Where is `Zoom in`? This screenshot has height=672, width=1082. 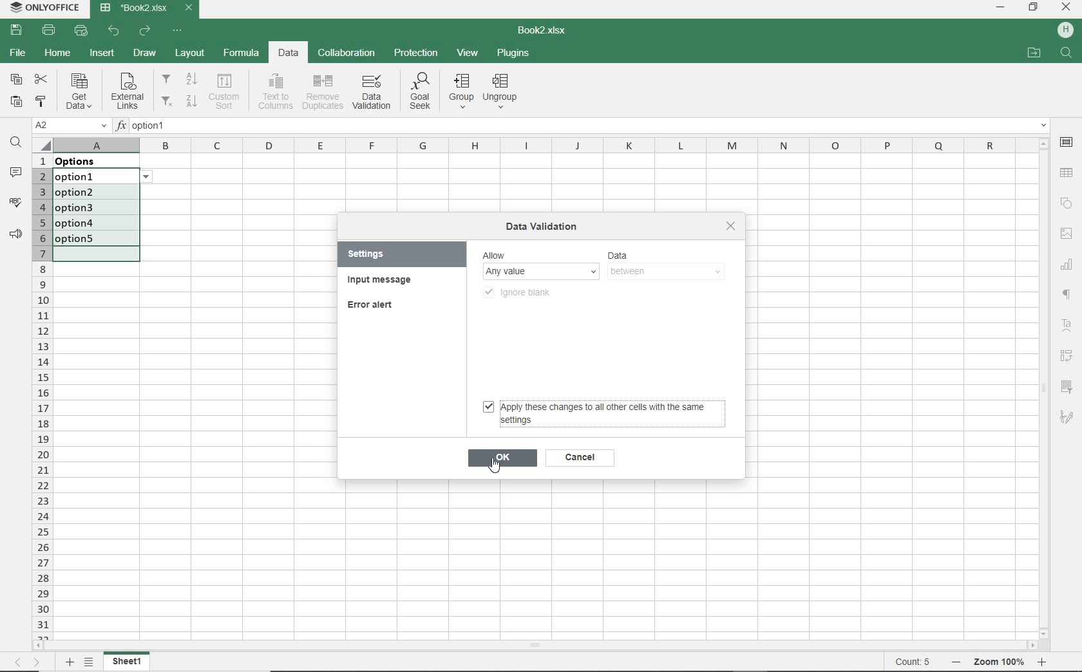
Zoom in is located at coordinates (1044, 664).